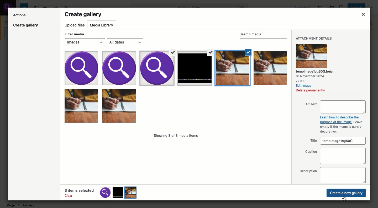  Describe the element at coordinates (313, 80) in the screenshot. I see `3KB ` at that location.